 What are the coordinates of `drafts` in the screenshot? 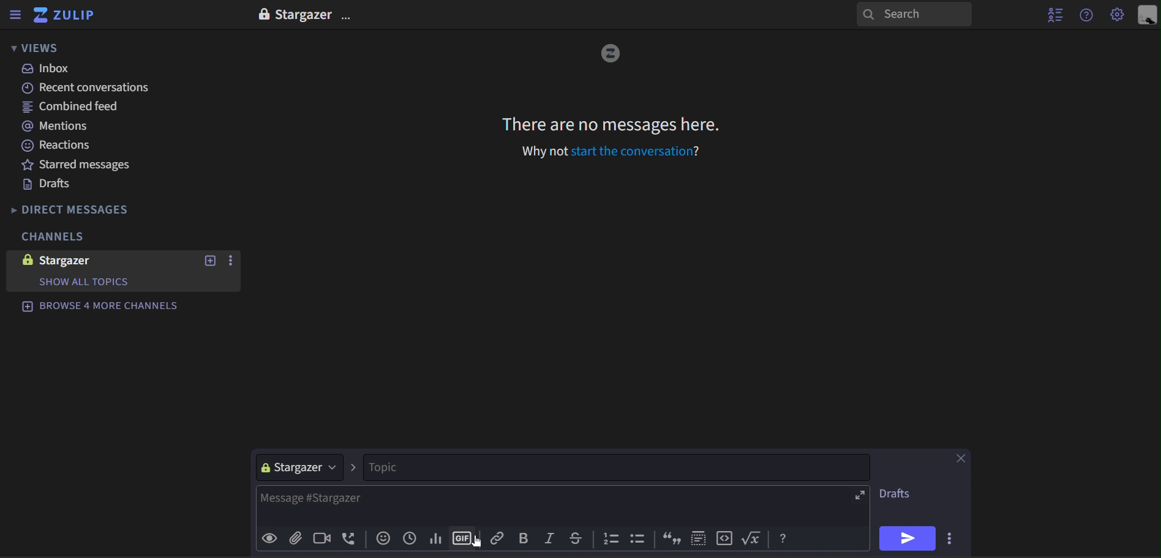 It's located at (897, 493).